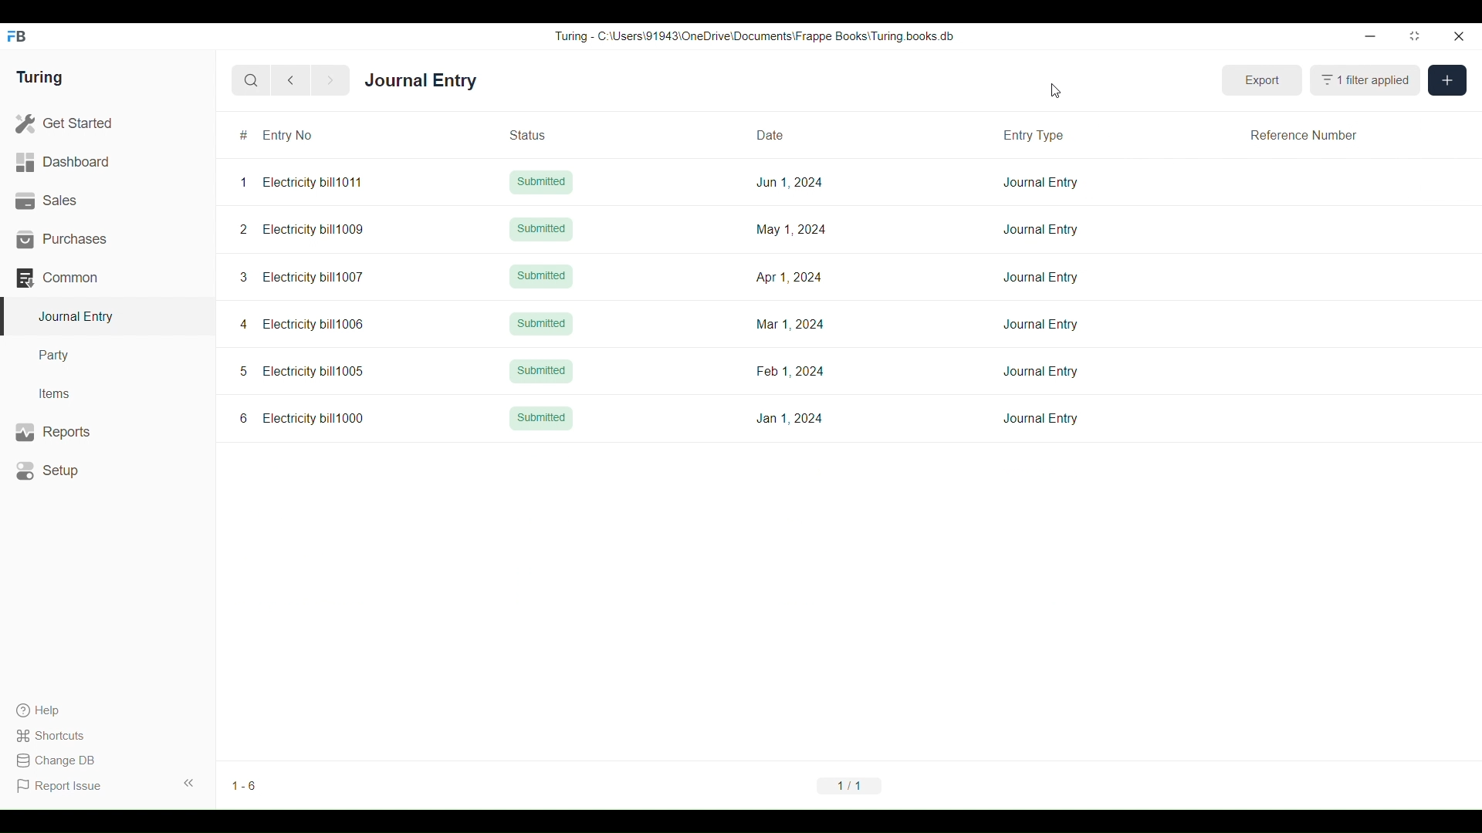 Image resolution: width=1482 pixels, height=833 pixels. I want to click on Submitted, so click(542, 419).